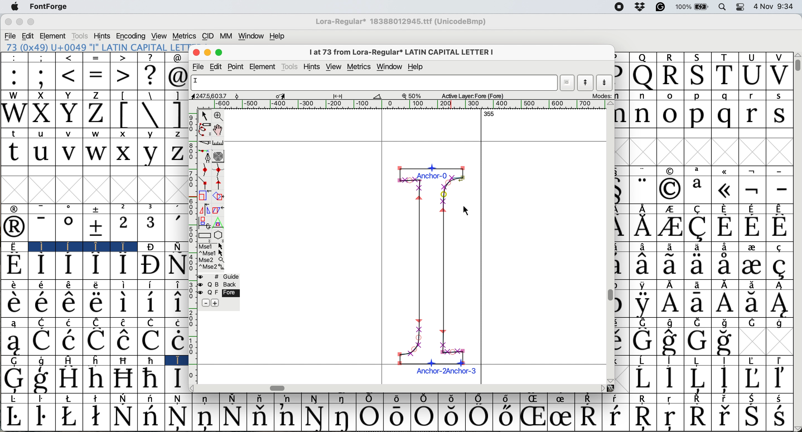 The width and height of the screenshot is (802, 432). Describe the element at coordinates (343, 418) in the screenshot. I see `Symbol` at that location.